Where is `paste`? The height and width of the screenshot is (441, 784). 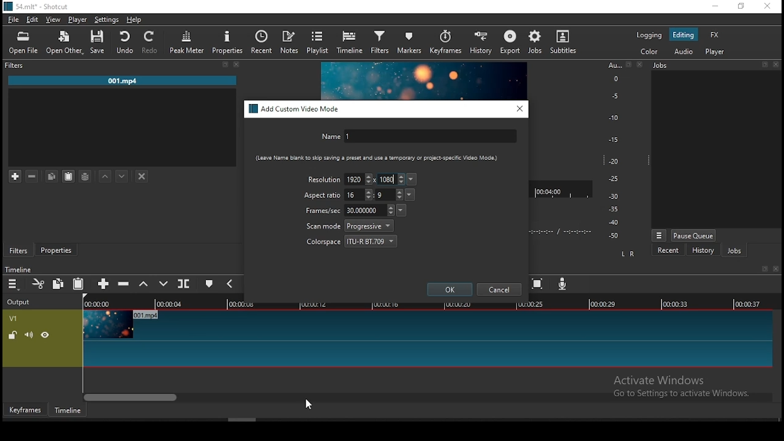
paste is located at coordinates (79, 284).